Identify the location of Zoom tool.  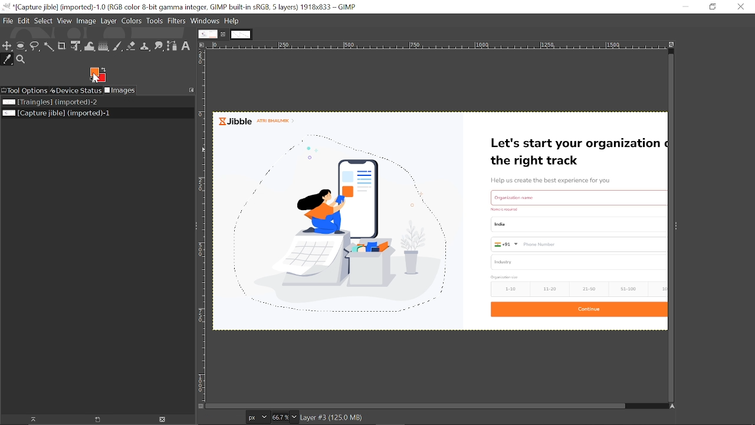
(21, 60).